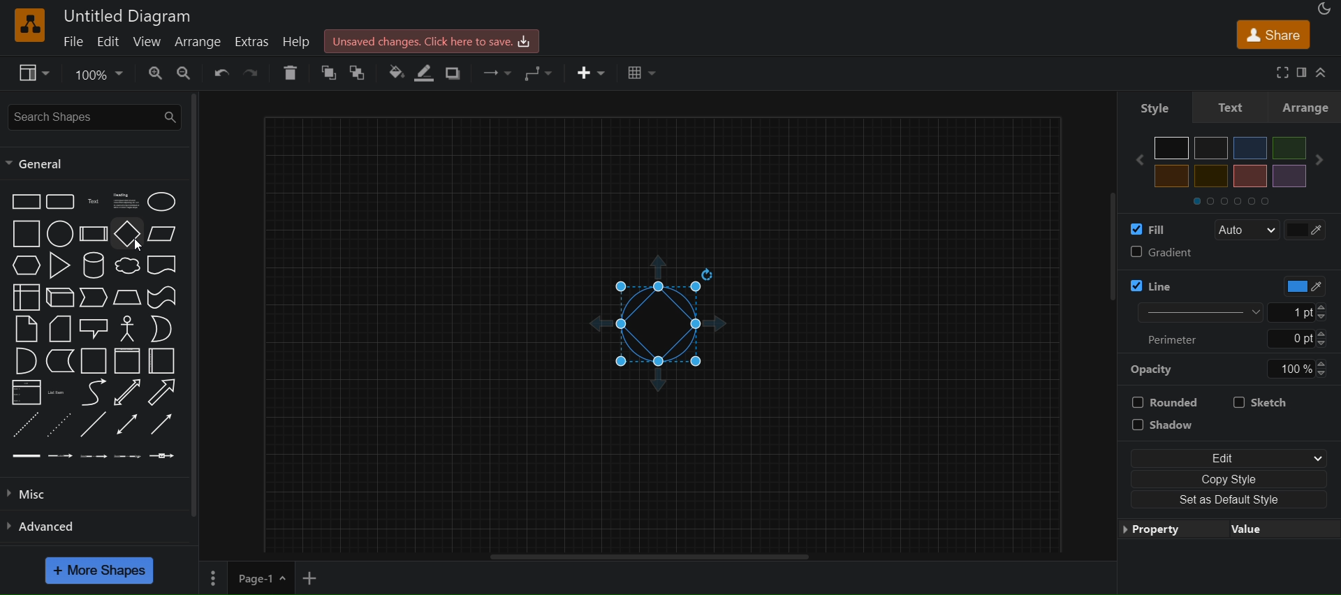 The width and height of the screenshot is (1341, 595). What do you see at coordinates (1172, 148) in the screenshot?
I see `black color` at bounding box center [1172, 148].